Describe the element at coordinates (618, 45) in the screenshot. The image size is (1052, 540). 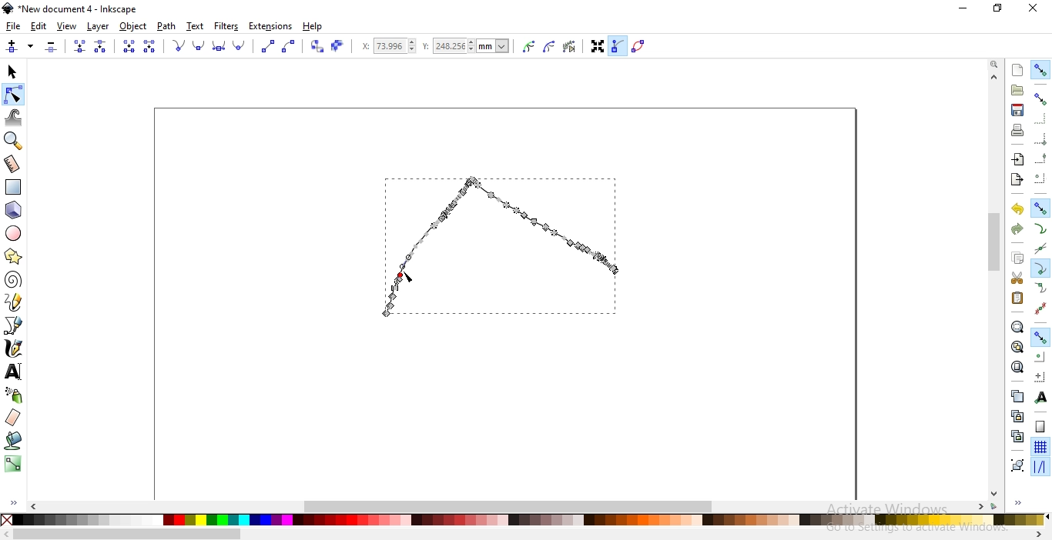
I see `show bezier handle of selected nodes` at that location.